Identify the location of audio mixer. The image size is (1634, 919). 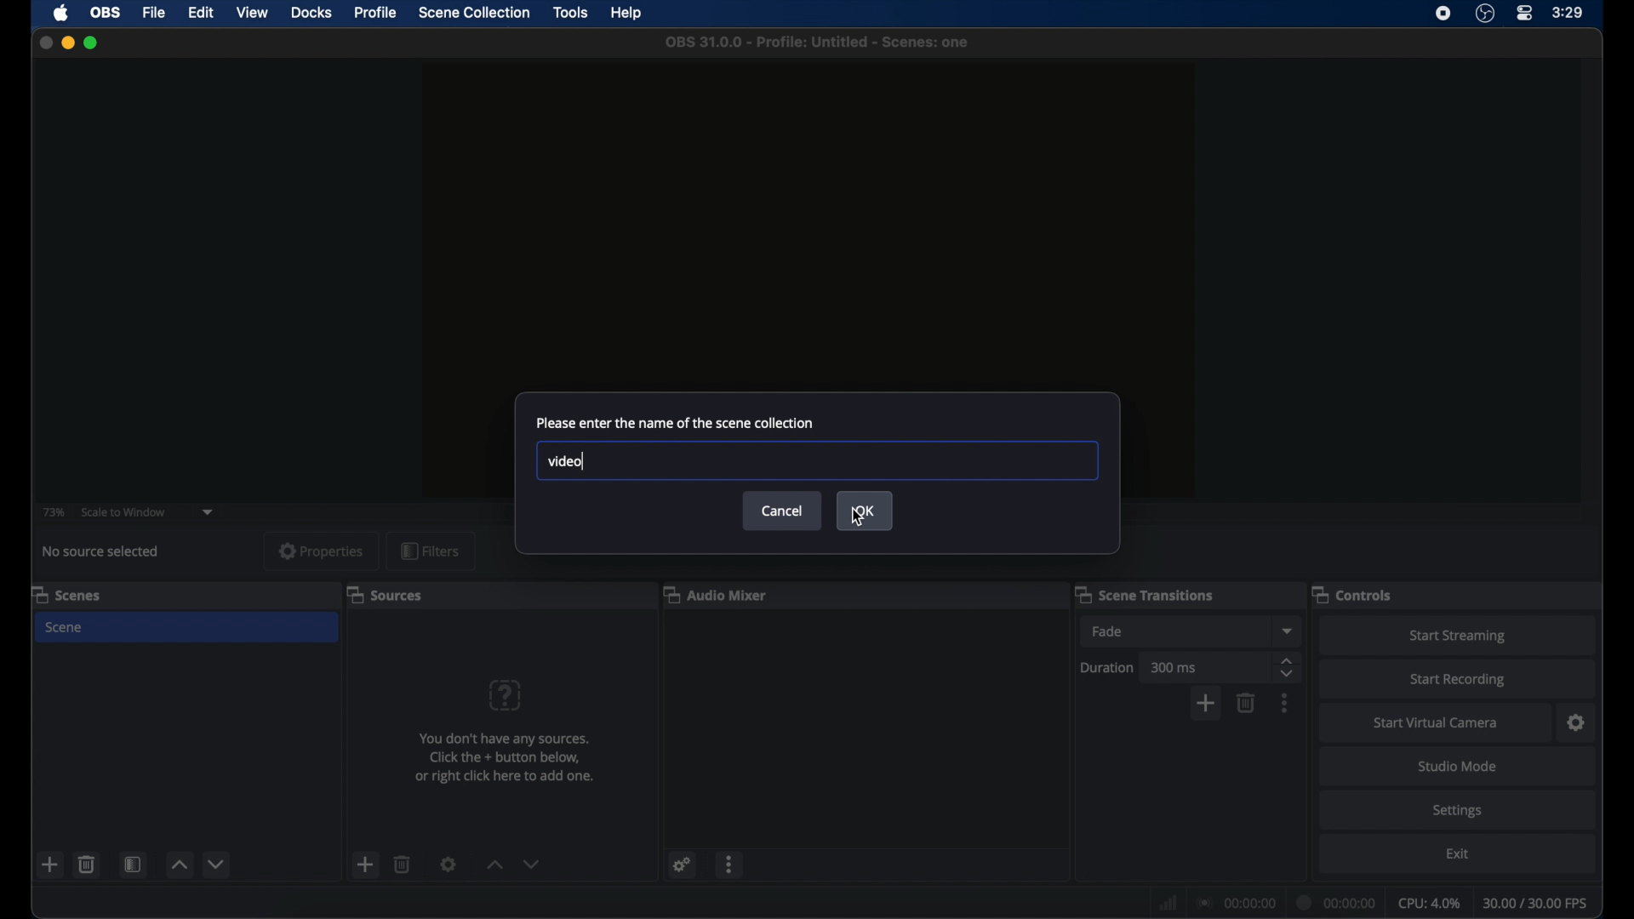
(716, 593).